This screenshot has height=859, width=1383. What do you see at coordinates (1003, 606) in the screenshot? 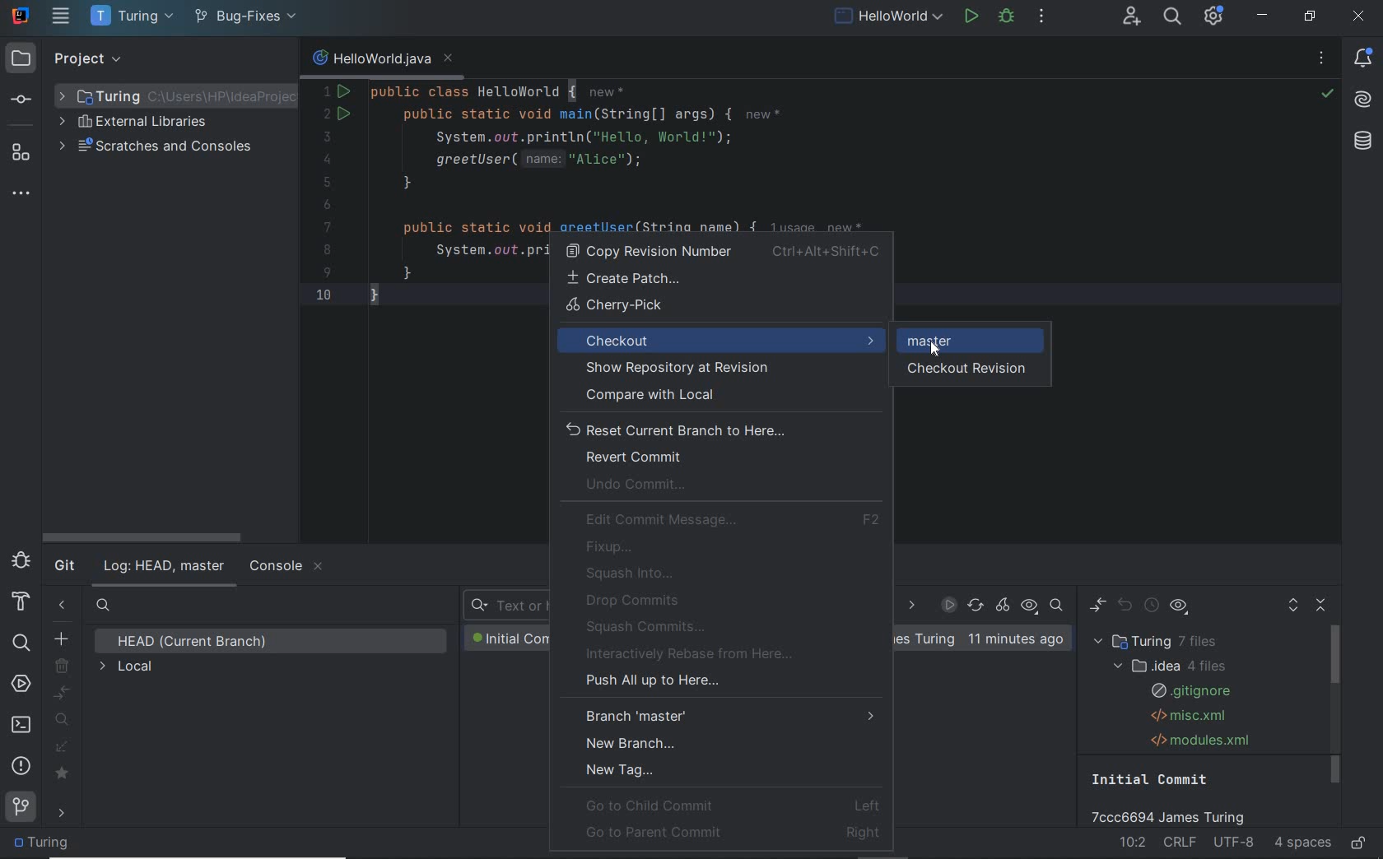
I see `cherry-pick` at bounding box center [1003, 606].